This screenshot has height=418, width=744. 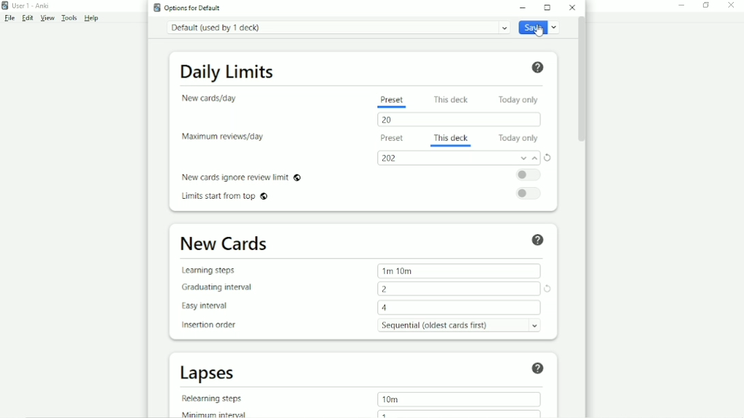 I want to click on New cards/day, so click(x=213, y=98).